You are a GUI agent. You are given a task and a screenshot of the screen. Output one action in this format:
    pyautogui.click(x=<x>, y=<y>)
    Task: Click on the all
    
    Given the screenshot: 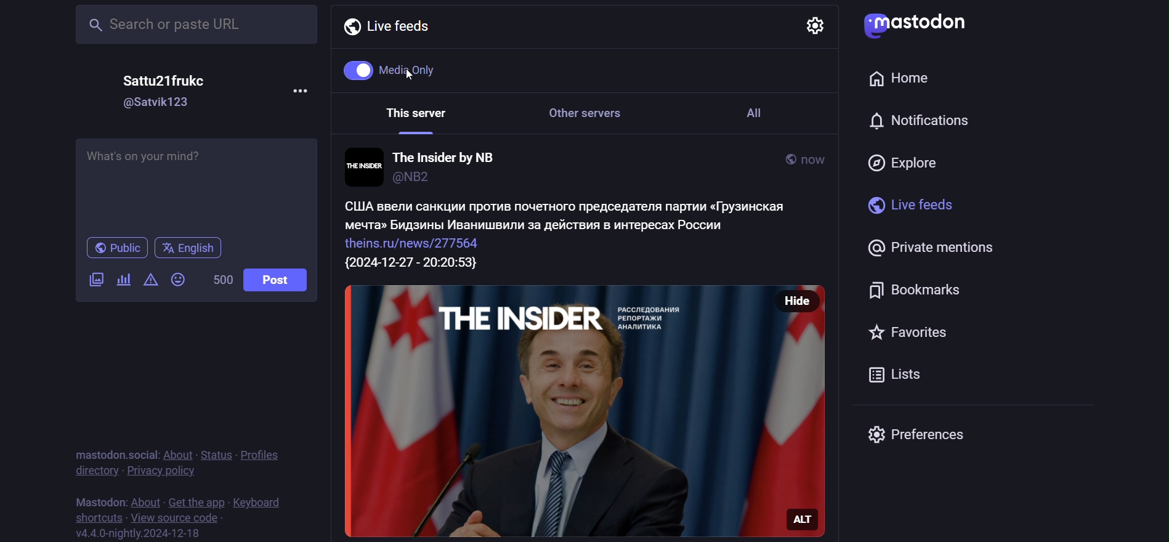 What is the action you would take?
    pyautogui.click(x=762, y=119)
    